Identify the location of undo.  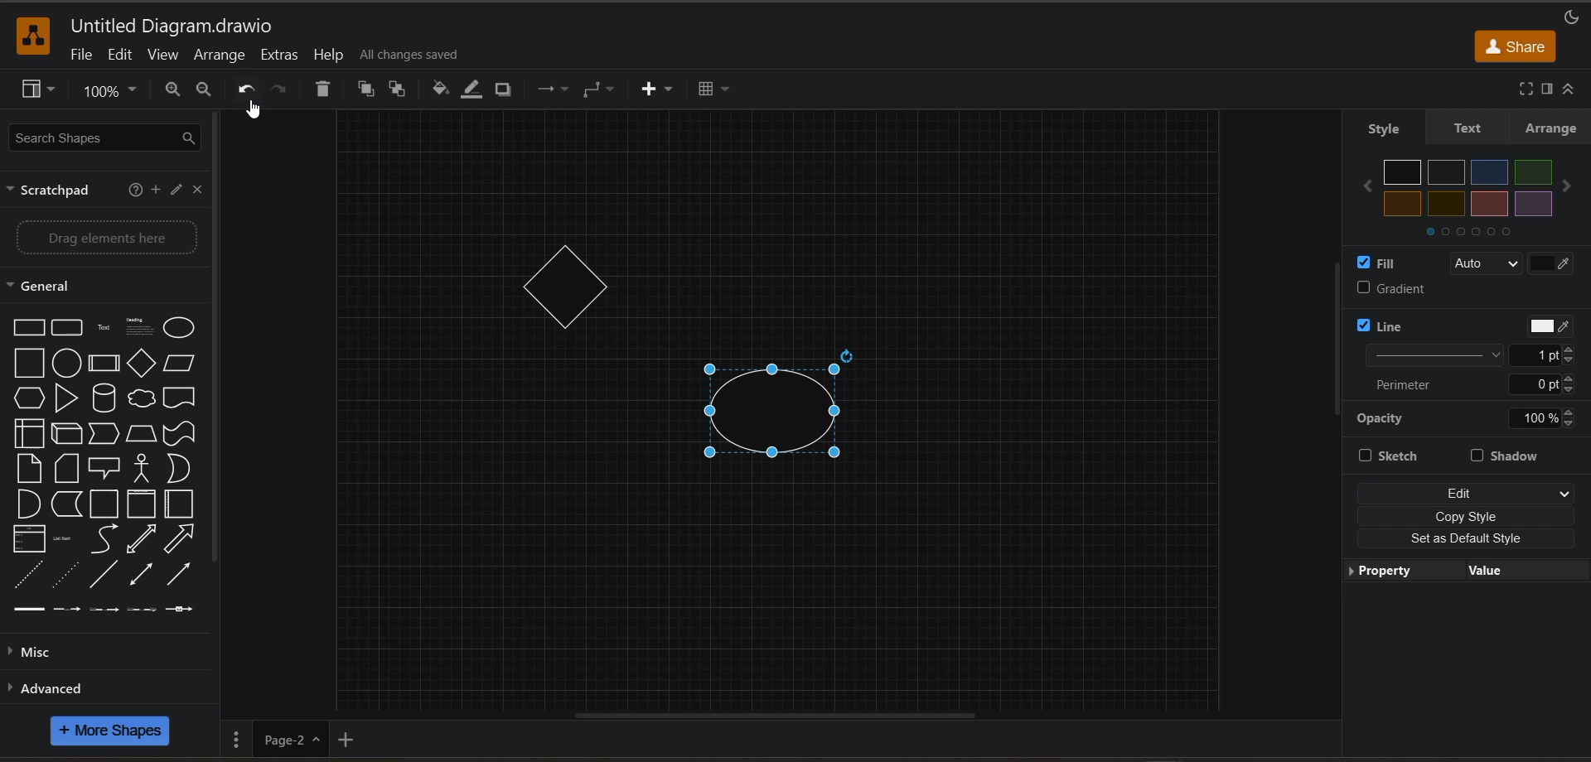
(248, 89).